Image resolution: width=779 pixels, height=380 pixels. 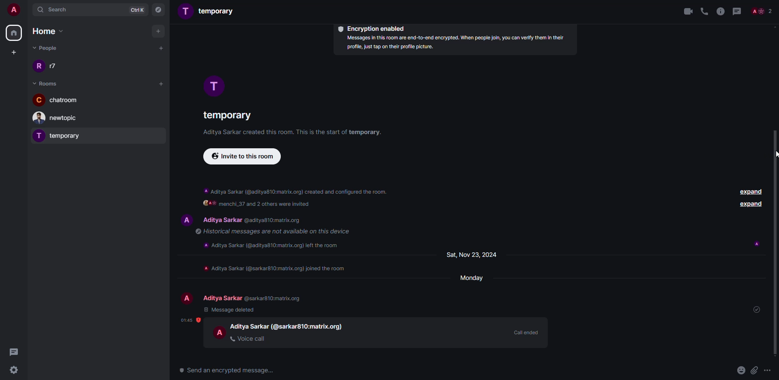 What do you see at coordinates (161, 48) in the screenshot?
I see `add` at bounding box center [161, 48].